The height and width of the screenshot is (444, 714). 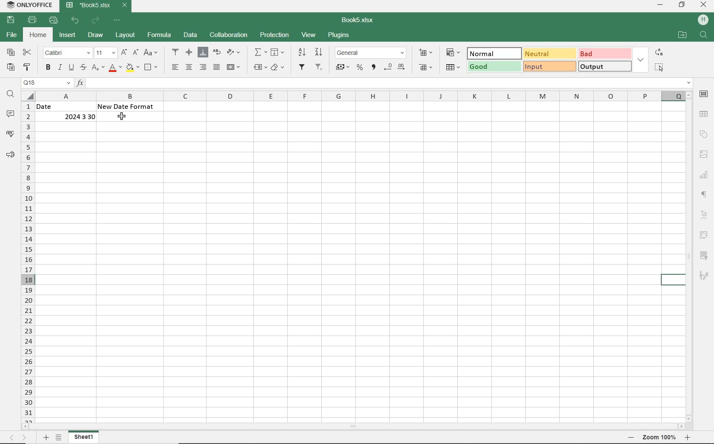 What do you see at coordinates (230, 35) in the screenshot?
I see `COLLABORATION` at bounding box center [230, 35].